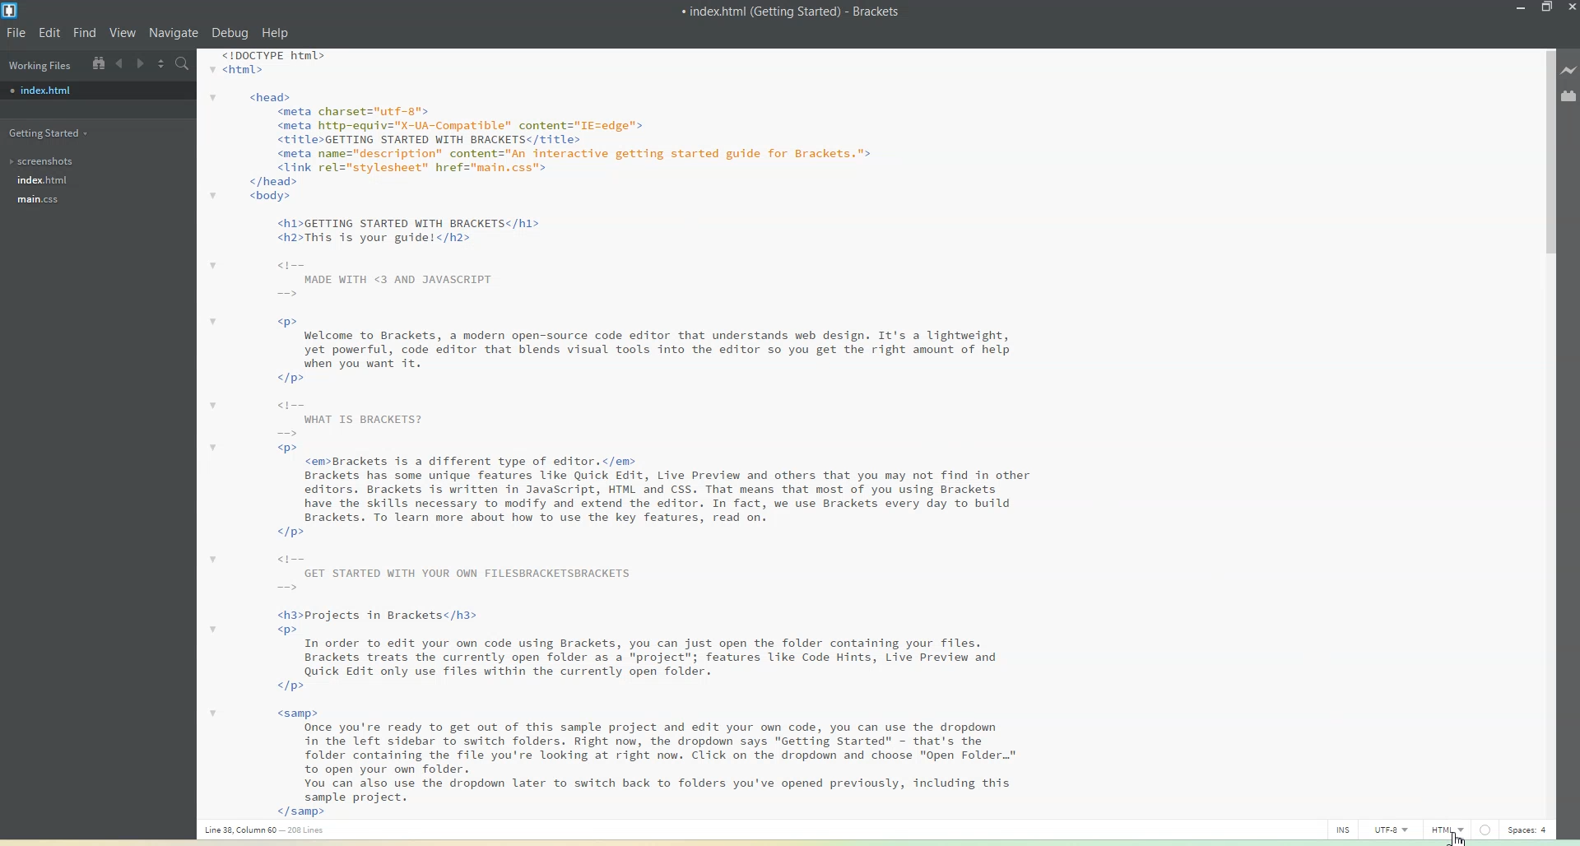  I want to click on Show in file Tree, so click(97, 63).